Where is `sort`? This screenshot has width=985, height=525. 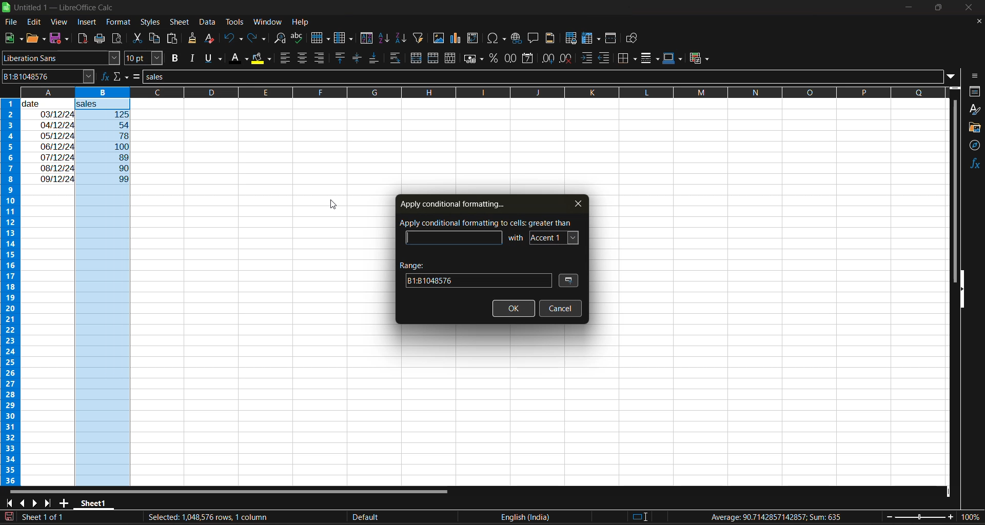
sort is located at coordinates (366, 38).